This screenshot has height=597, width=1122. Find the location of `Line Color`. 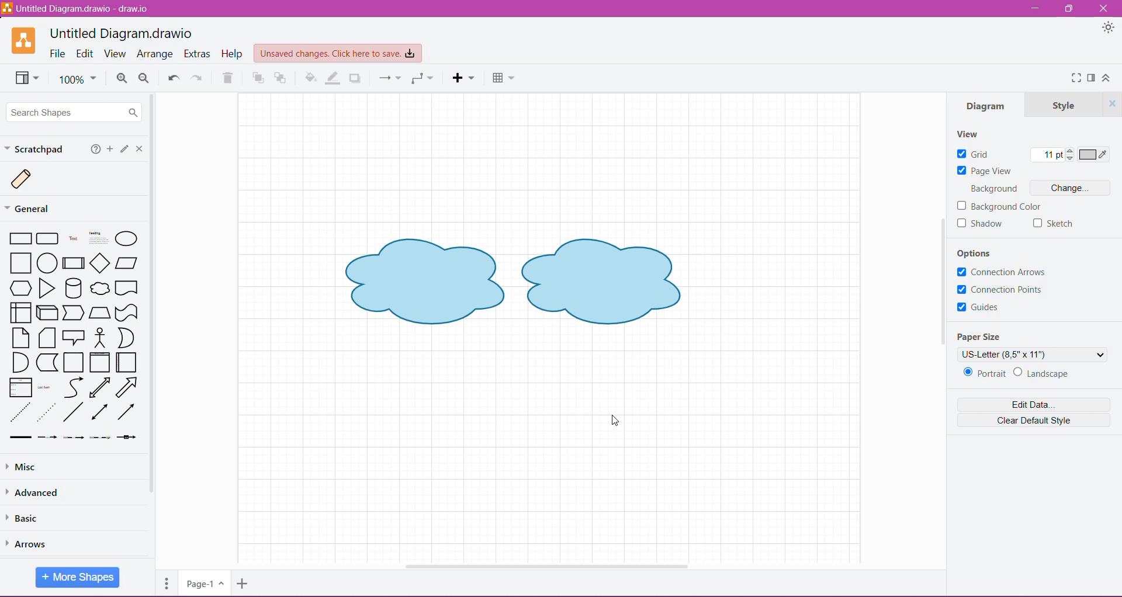

Line Color is located at coordinates (333, 78).